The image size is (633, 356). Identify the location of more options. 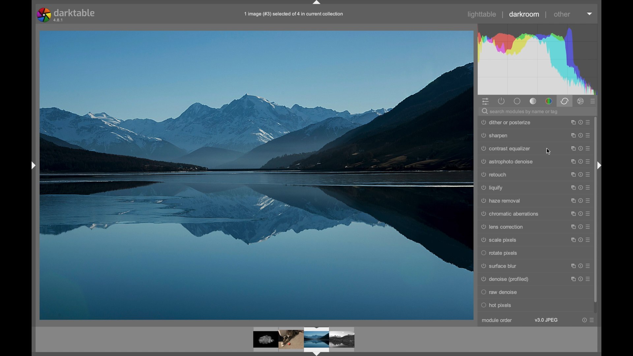
(579, 266).